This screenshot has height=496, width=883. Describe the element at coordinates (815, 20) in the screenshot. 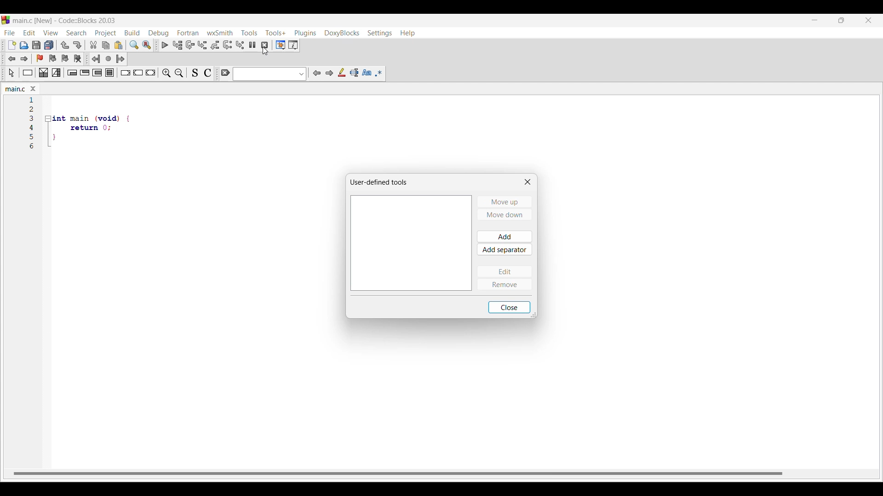

I see `Minimize` at that location.